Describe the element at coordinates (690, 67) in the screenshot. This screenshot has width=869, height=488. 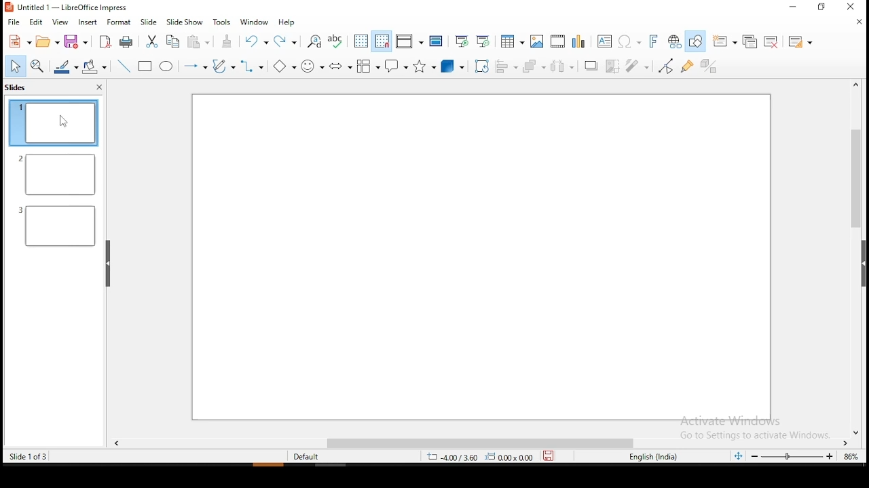
I see `show gluepoint functions` at that location.